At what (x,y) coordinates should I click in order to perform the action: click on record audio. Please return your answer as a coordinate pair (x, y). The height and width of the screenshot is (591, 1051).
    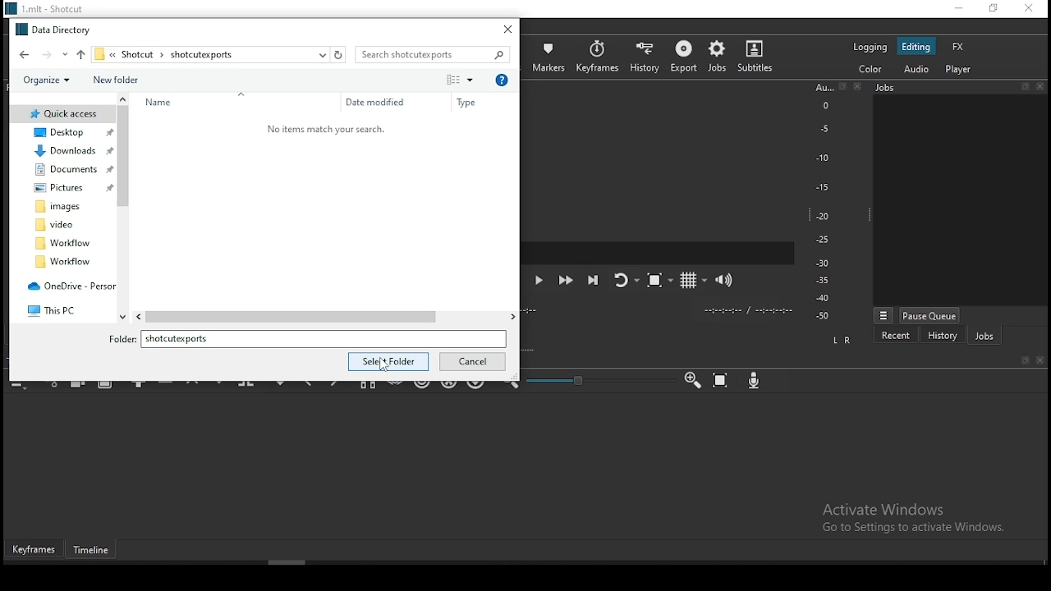
    Looking at the image, I should click on (755, 382).